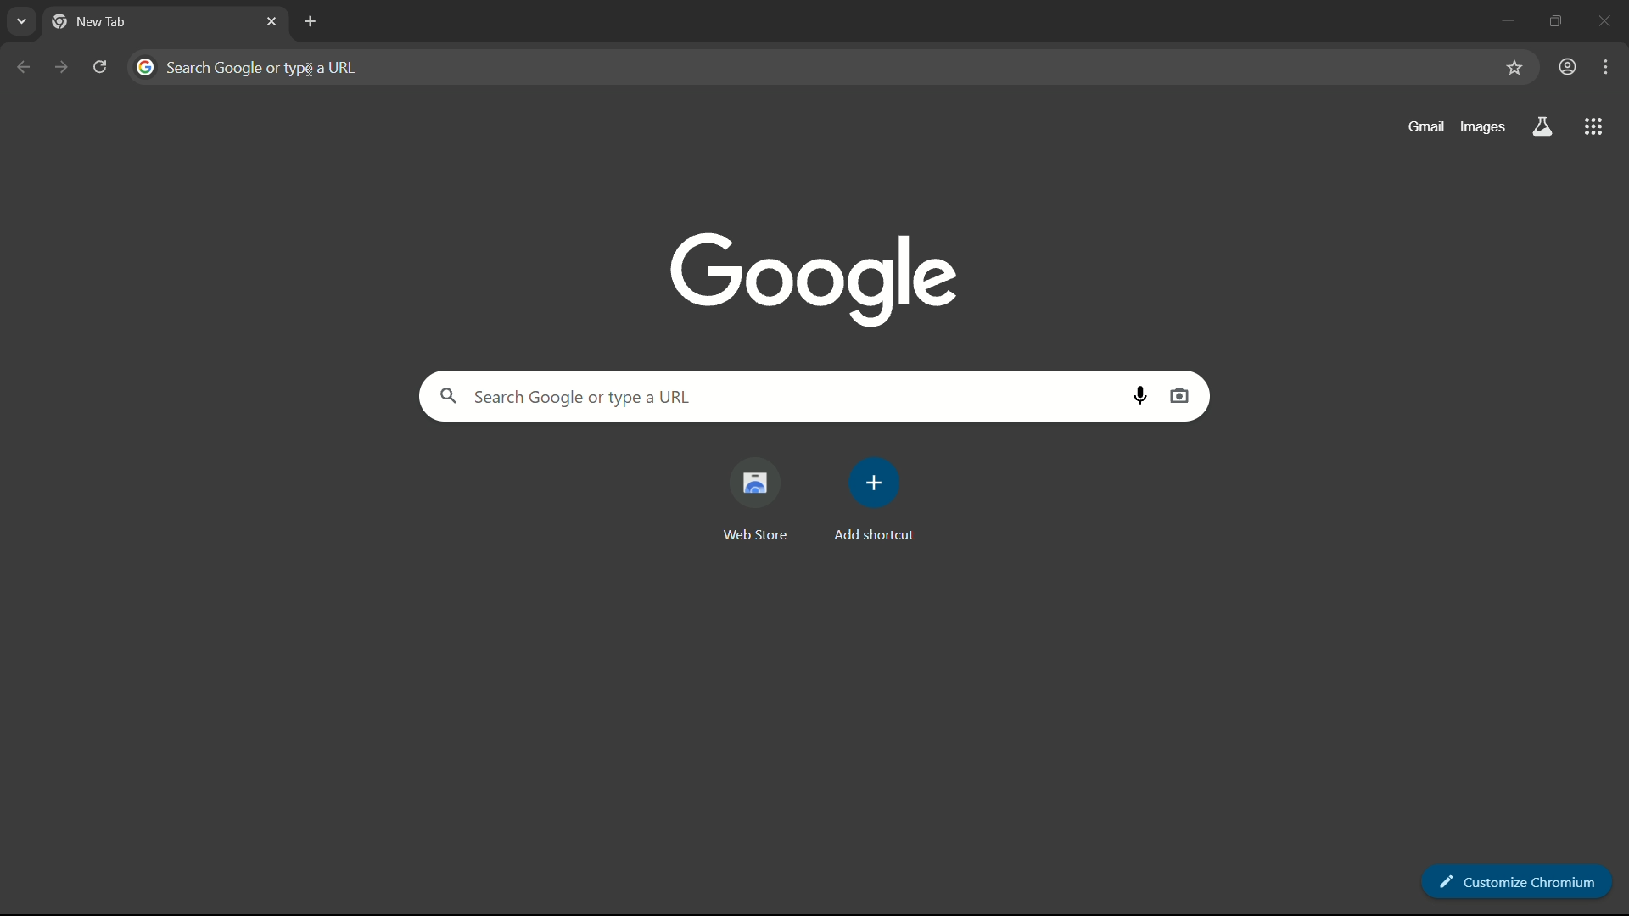  What do you see at coordinates (90, 21) in the screenshot?
I see `new tab` at bounding box center [90, 21].